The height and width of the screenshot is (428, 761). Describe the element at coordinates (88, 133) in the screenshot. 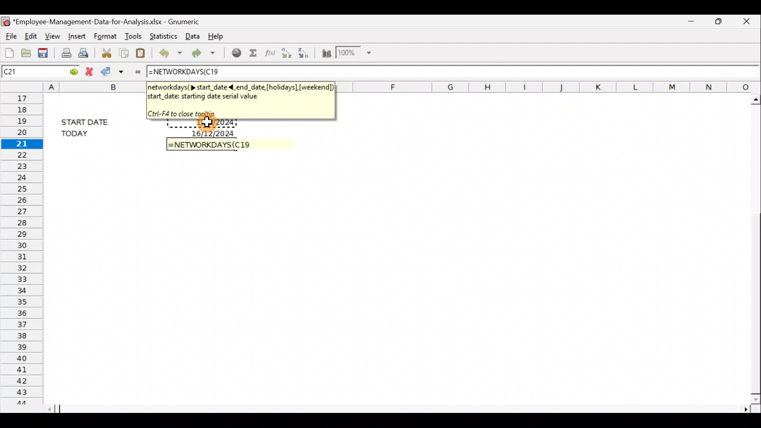

I see `TODAY` at that location.